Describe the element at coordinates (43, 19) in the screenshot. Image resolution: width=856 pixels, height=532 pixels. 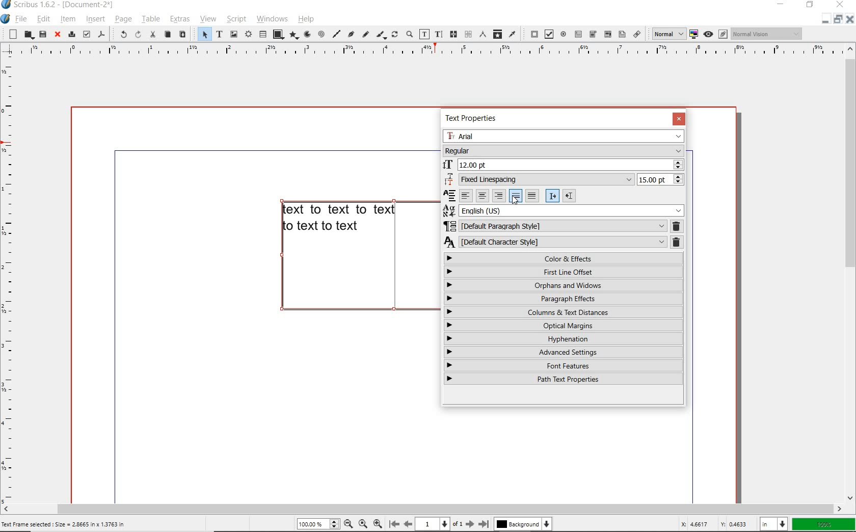
I see `edit` at that location.